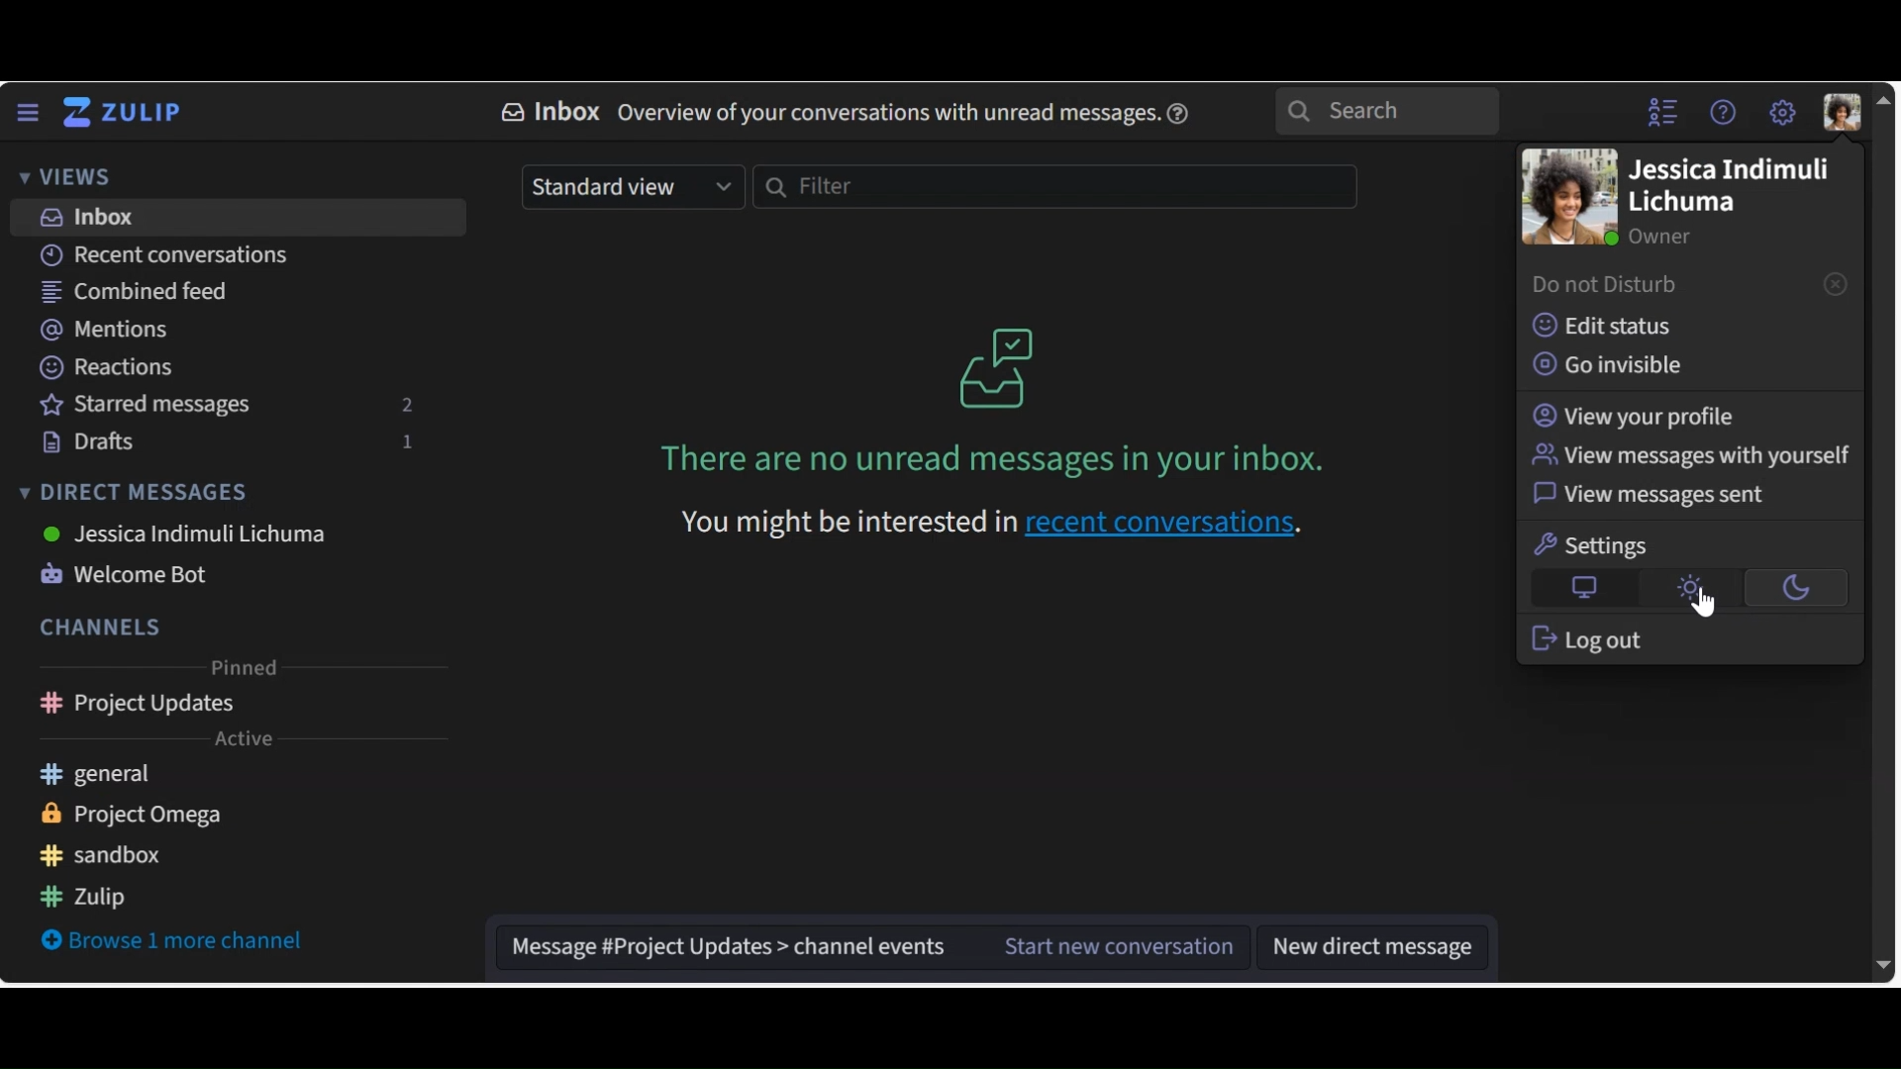 This screenshot has height=1069, width=1901. What do you see at coordinates (233, 408) in the screenshot?
I see `Starred messages` at bounding box center [233, 408].